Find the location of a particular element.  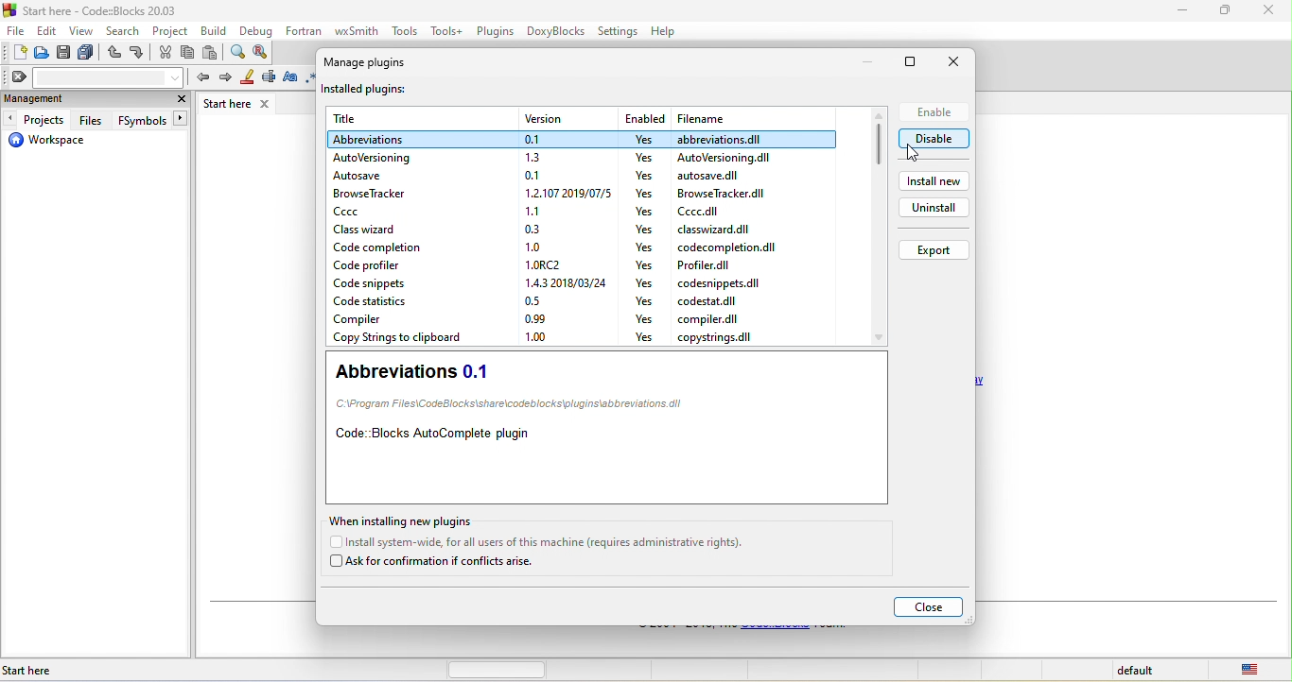

fsymbols is located at coordinates (149, 119).